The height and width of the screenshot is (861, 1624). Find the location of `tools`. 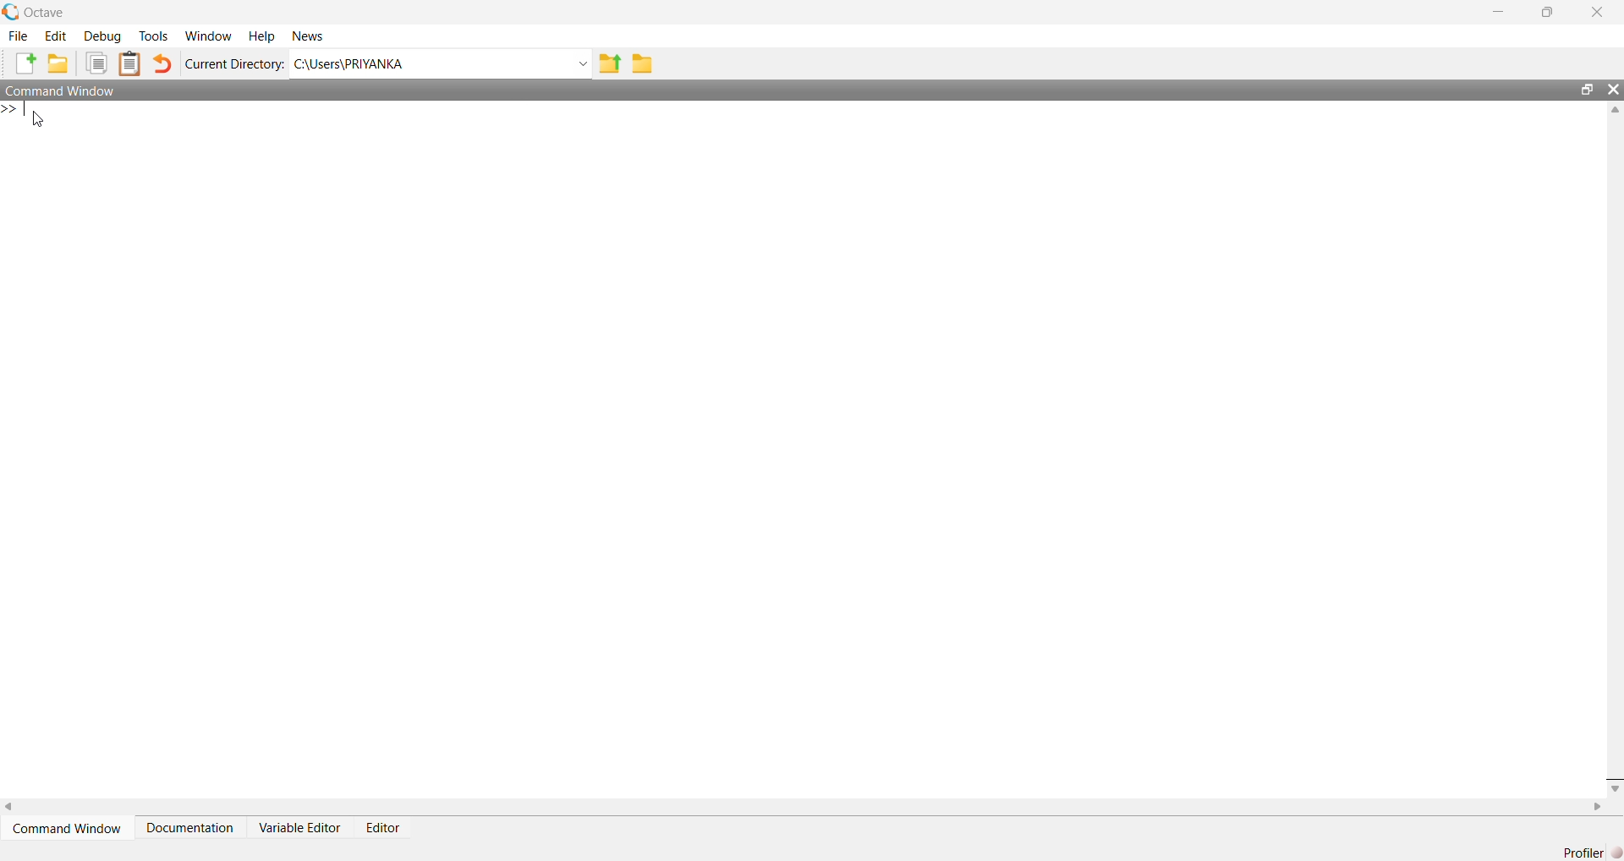

tools is located at coordinates (155, 37).